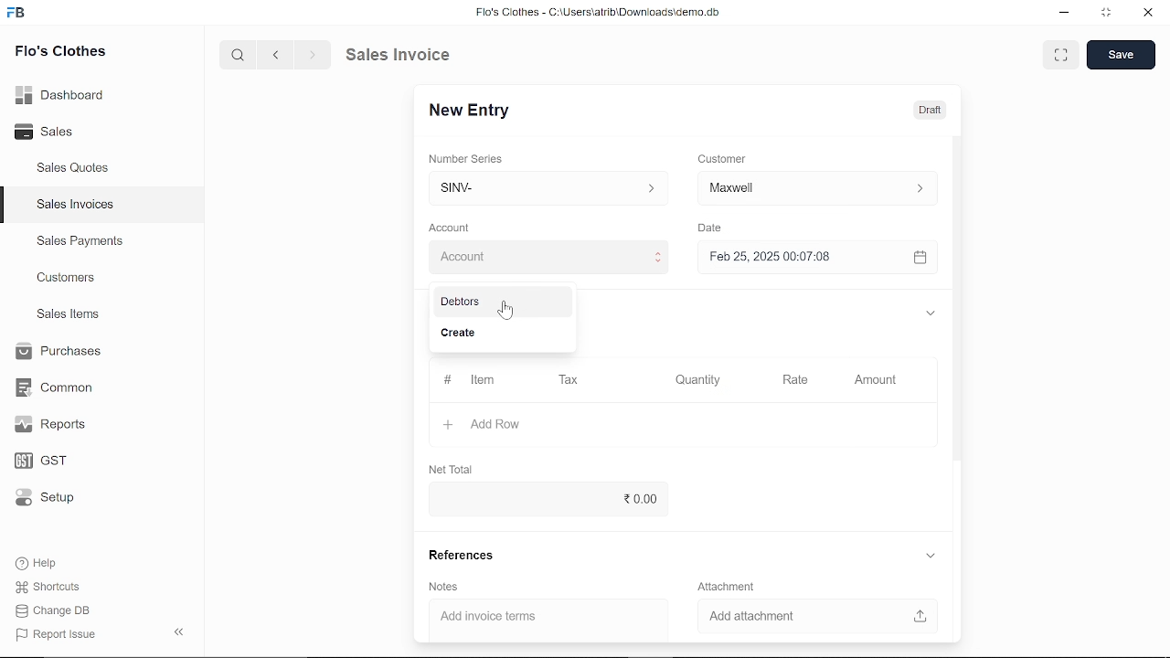 The image size is (1170, 658). What do you see at coordinates (932, 314) in the screenshot?
I see `expand` at bounding box center [932, 314].